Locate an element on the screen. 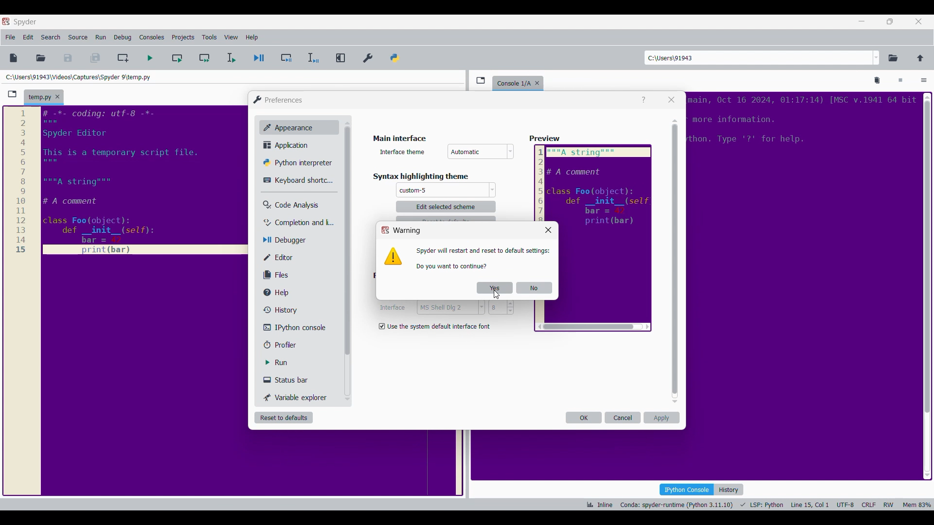 Image resolution: width=934 pixels, height=525 pixels. IPython console is located at coordinates (299, 327).